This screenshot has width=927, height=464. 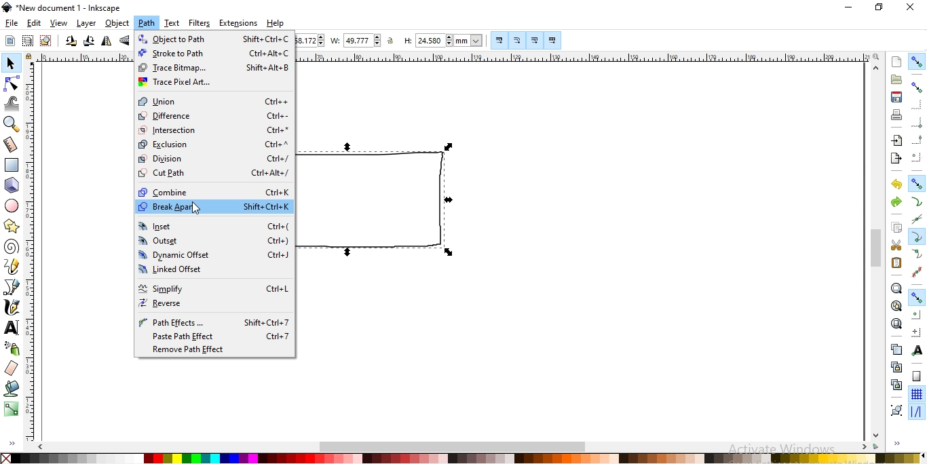 What do you see at coordinates (12, 206) in the screenshot?
I see `create circles, ellipses andarcs` at bounding box center [12, 206].